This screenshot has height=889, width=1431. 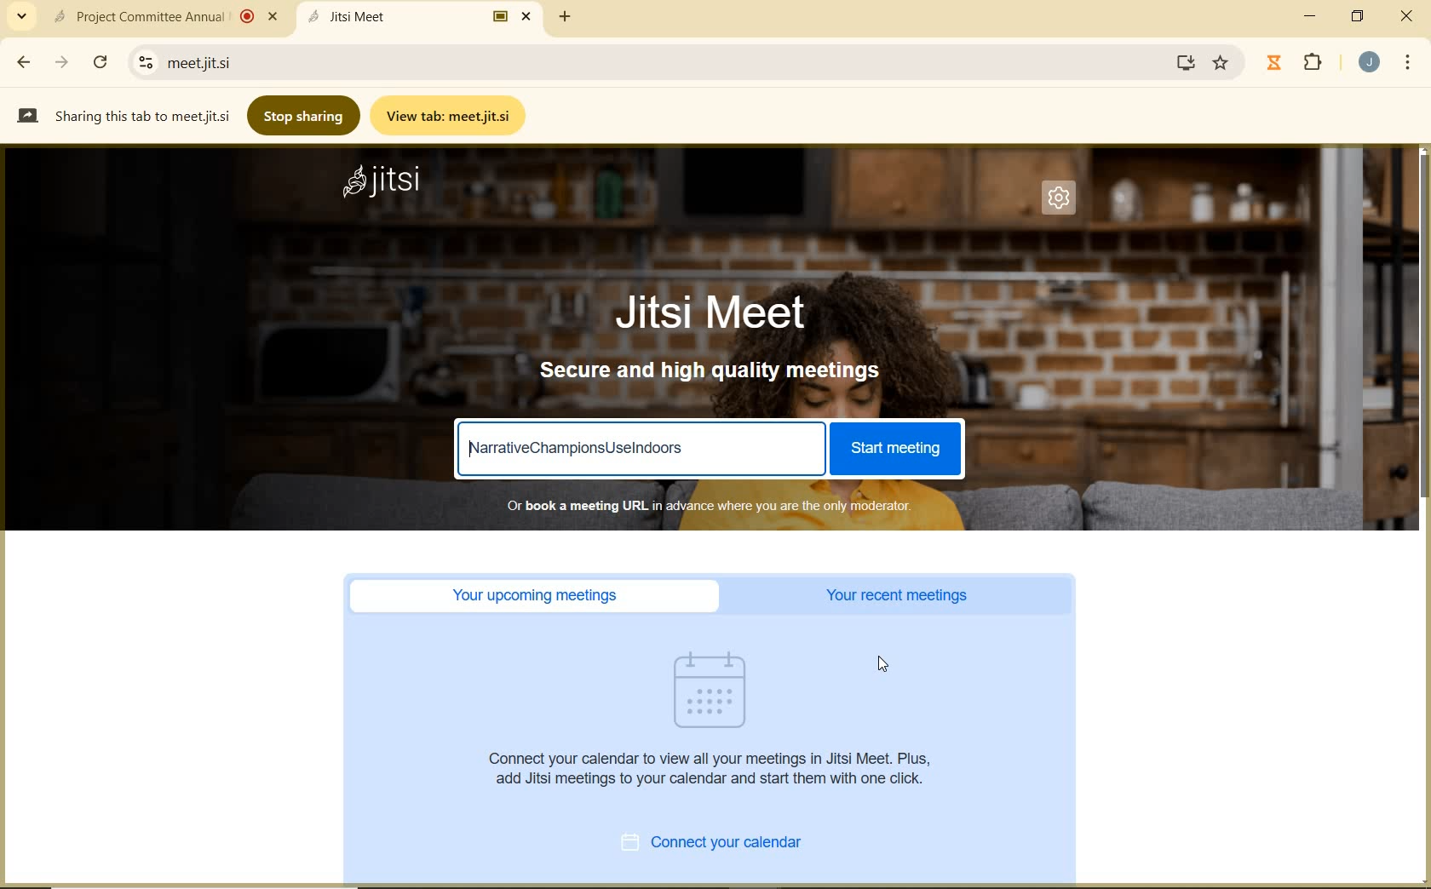 I want to click on Collapse, so click(x=21, y=17).